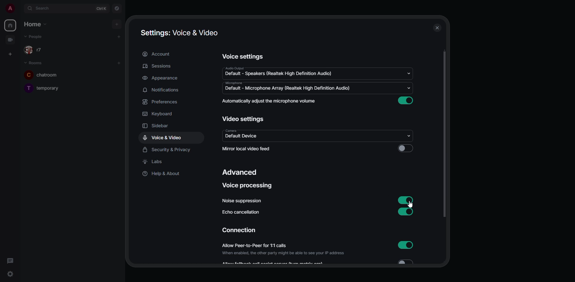 This screenshot has width=575, height=282. Describe the element at coordinates (229, 130) in the screenshot. I see `camera` at that location.